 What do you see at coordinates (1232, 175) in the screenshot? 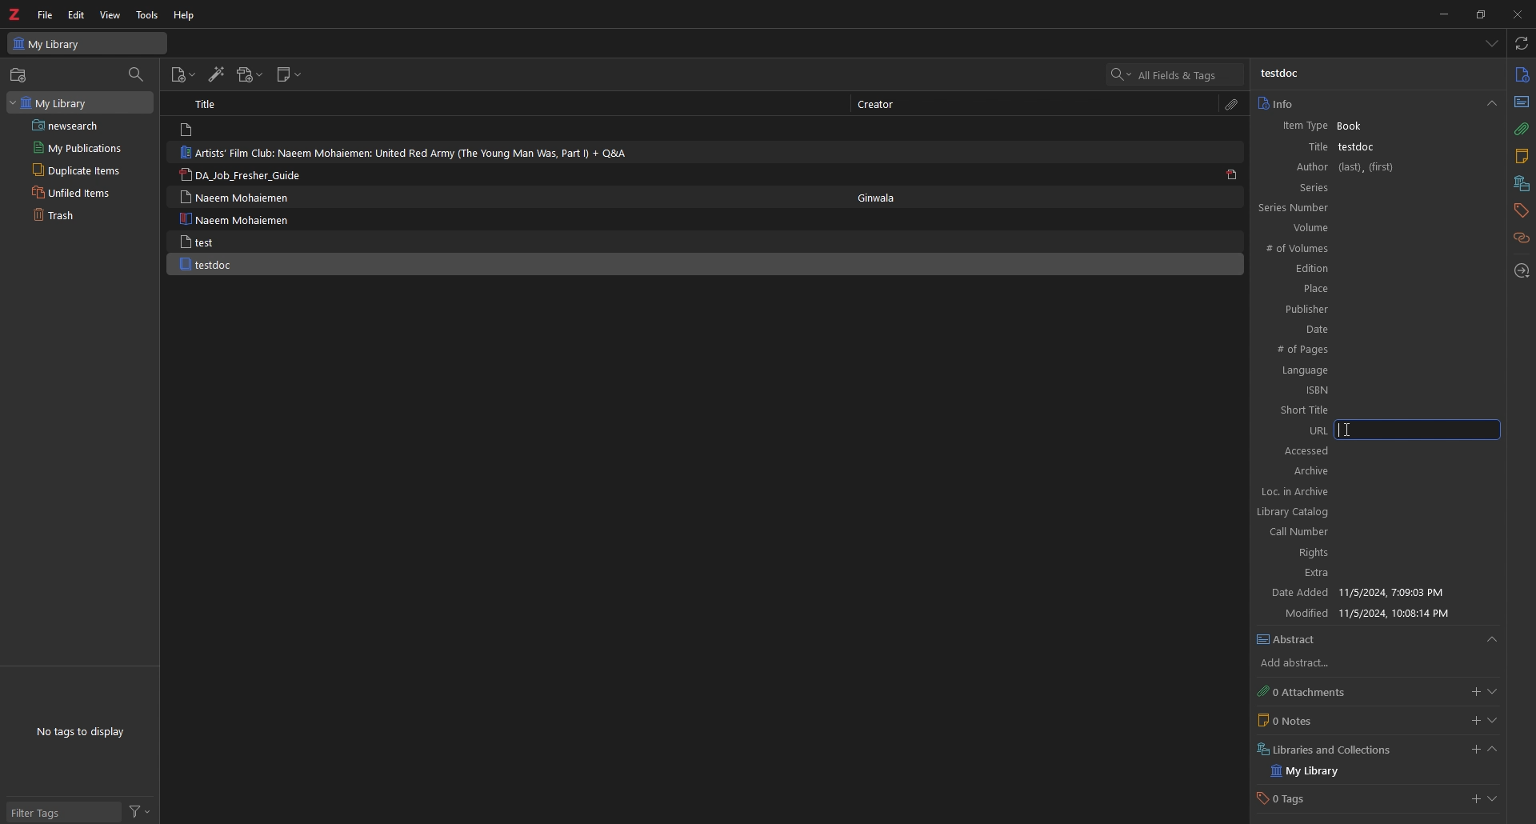
I see `pdf` at bounding box center [1232, 175].